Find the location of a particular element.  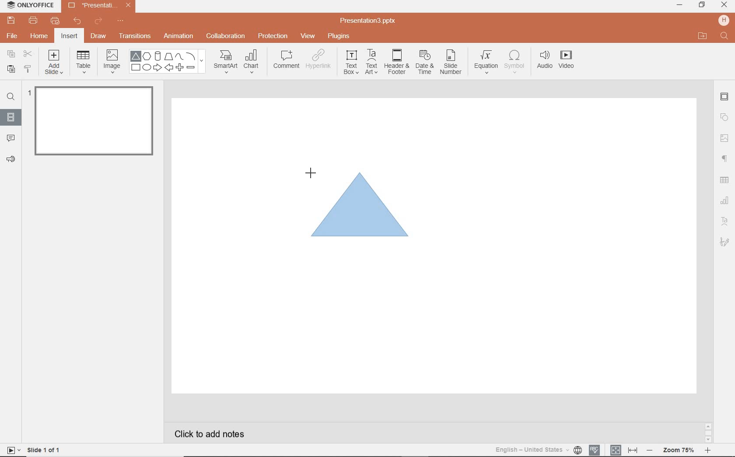

CUT is located at coordinates (28, 53).